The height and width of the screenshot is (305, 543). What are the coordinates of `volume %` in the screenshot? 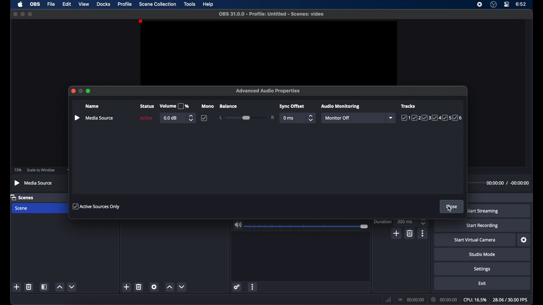 It's located at (174, 106).